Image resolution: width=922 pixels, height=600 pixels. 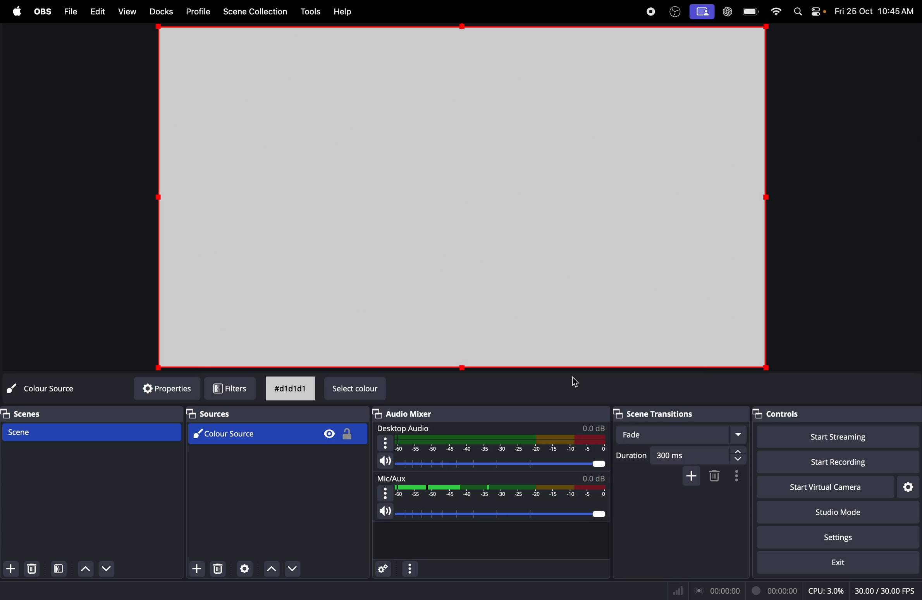 What do you see at coordinates (494, 508) in the screenshot?
I see `speaker level` at bounding box center [494, 508].